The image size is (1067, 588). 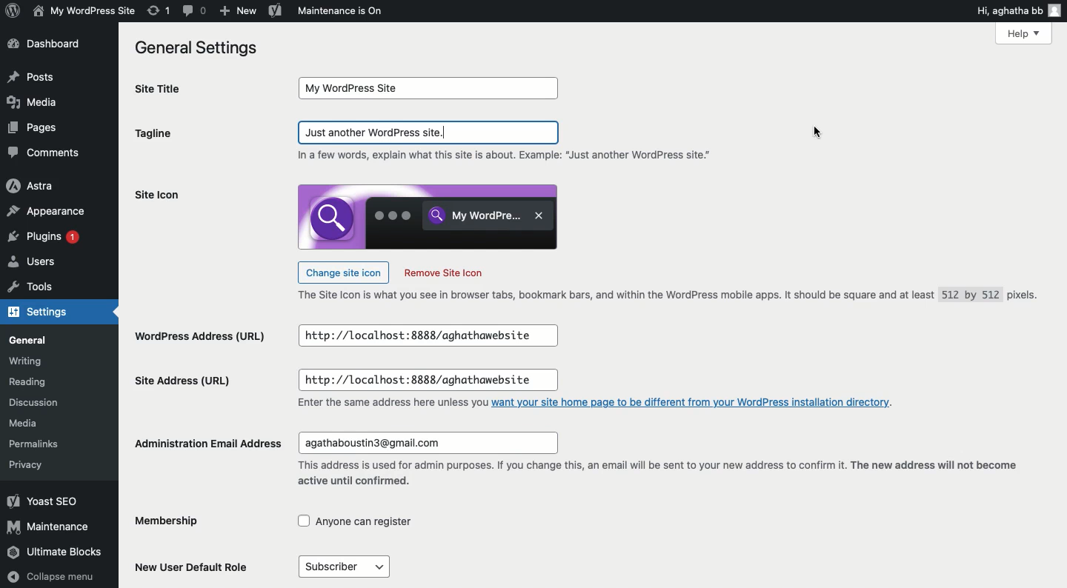 What do you see at coordinates (159, 10) in the screenshot?
I see `Revision` at bounding box center [159, 10].